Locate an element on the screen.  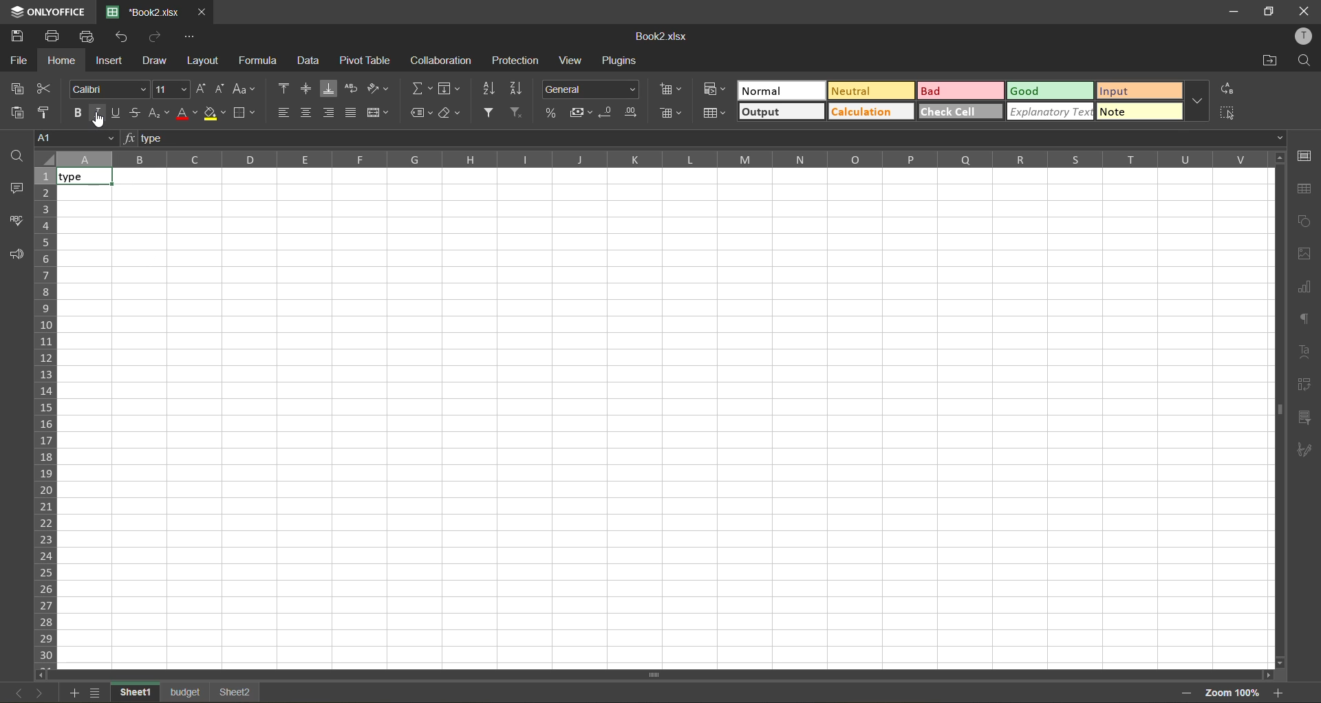
insert is located at coordinates (111, 62).